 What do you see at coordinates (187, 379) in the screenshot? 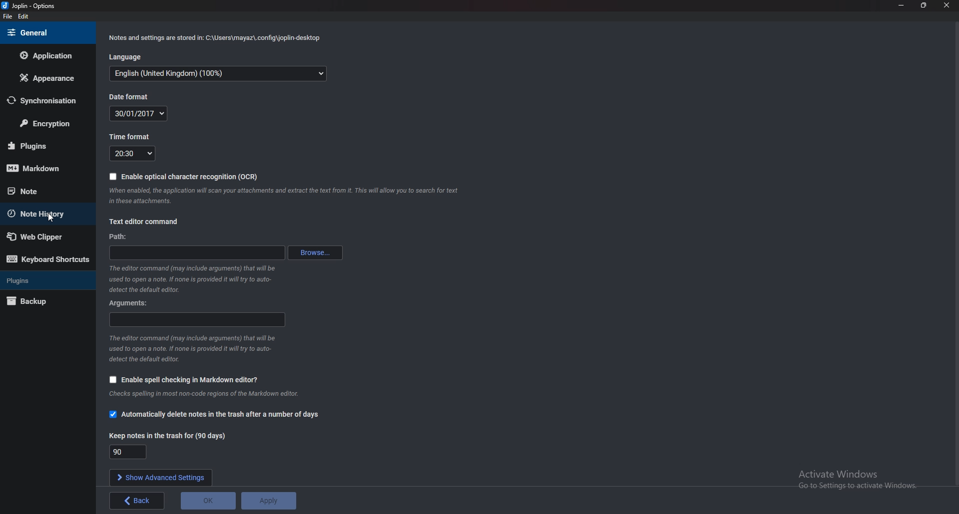
I see `Enable spell checking in Markdown editor?` at bounding box center [187, 379].